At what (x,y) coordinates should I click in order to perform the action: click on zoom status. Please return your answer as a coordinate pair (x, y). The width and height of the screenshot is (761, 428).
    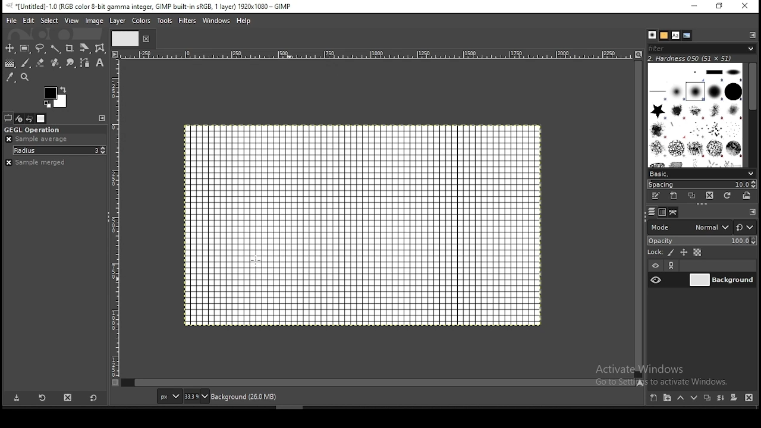
    Looking at the image, I should click on (197, 396).